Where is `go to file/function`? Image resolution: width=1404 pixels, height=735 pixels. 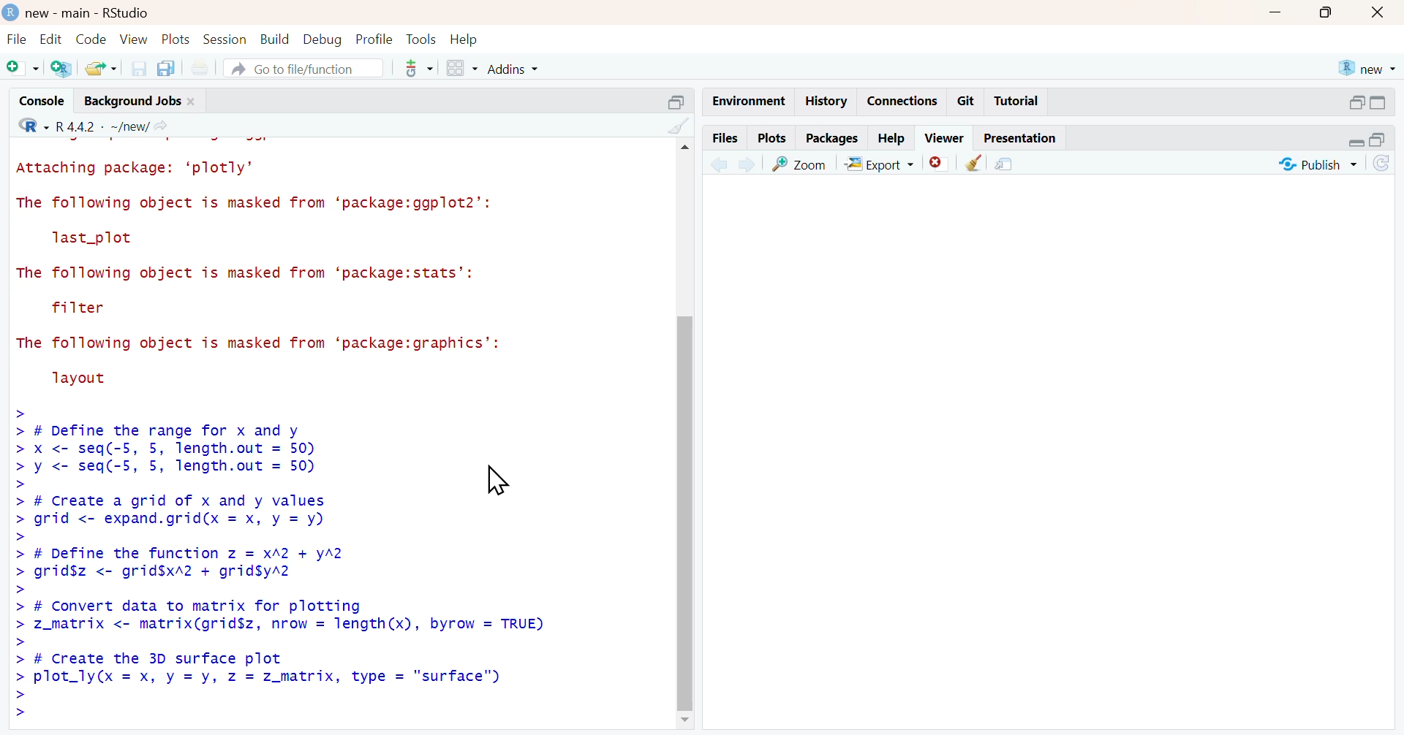
go to file/function is located at coordinates (304, 69).